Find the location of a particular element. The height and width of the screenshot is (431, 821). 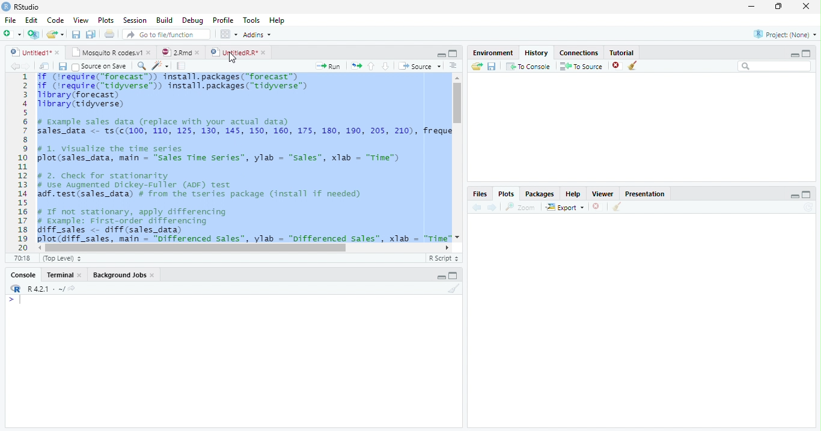

Tools is located at coordinates (251, 20).